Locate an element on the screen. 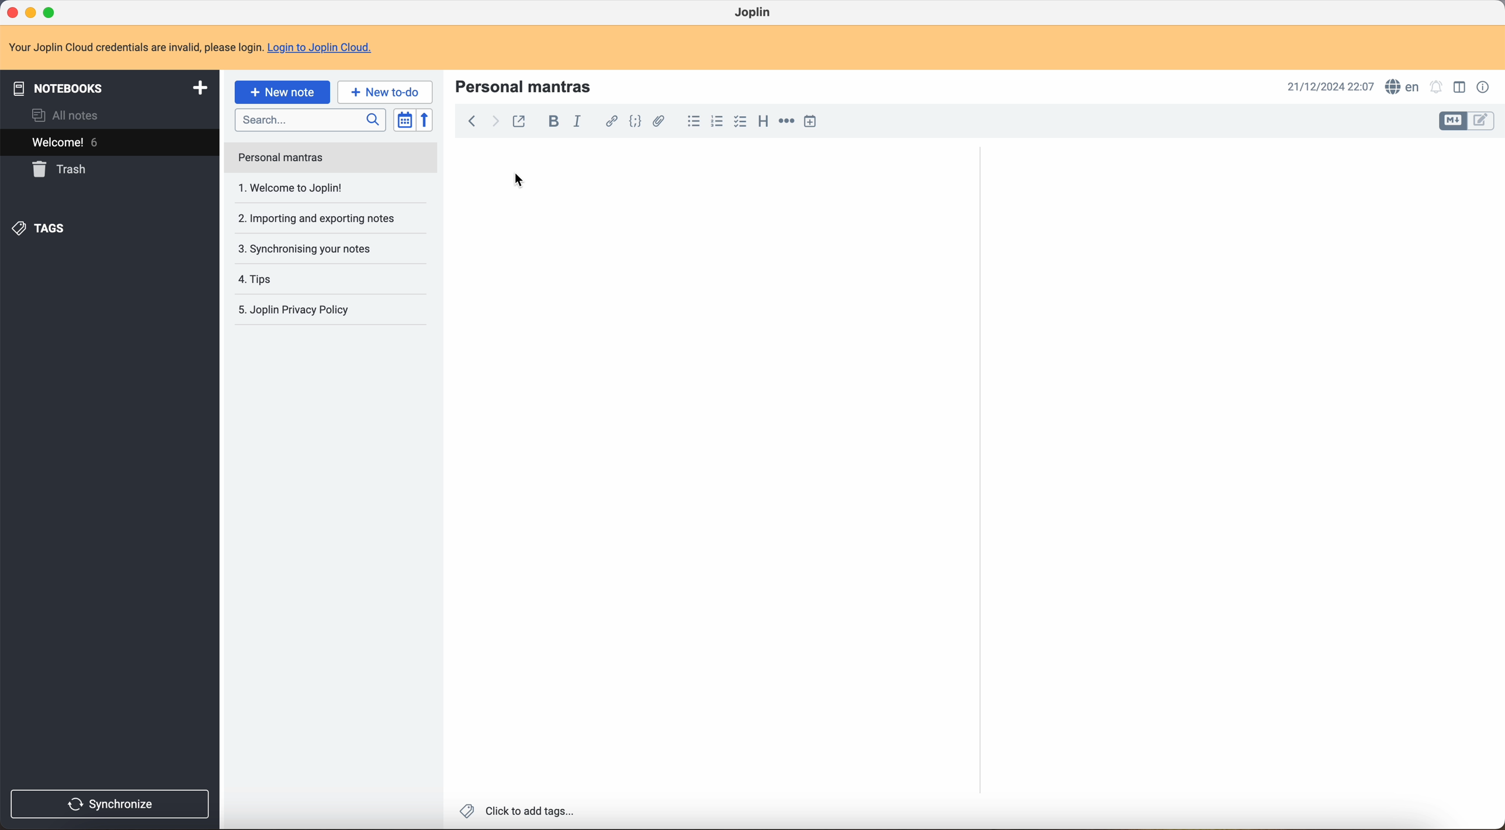 The height and width of the screenshot is (830, 1505). set alarm is located at coordinates (1437, 86).